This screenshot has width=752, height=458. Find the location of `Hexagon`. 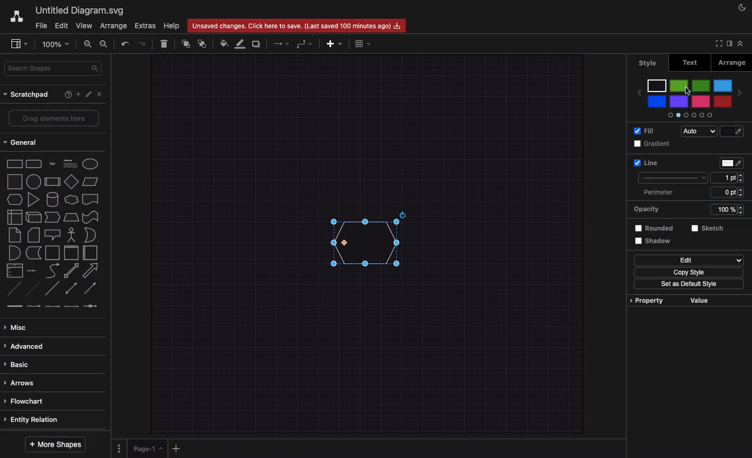

Hexagon is located at coordinates (369, 244).